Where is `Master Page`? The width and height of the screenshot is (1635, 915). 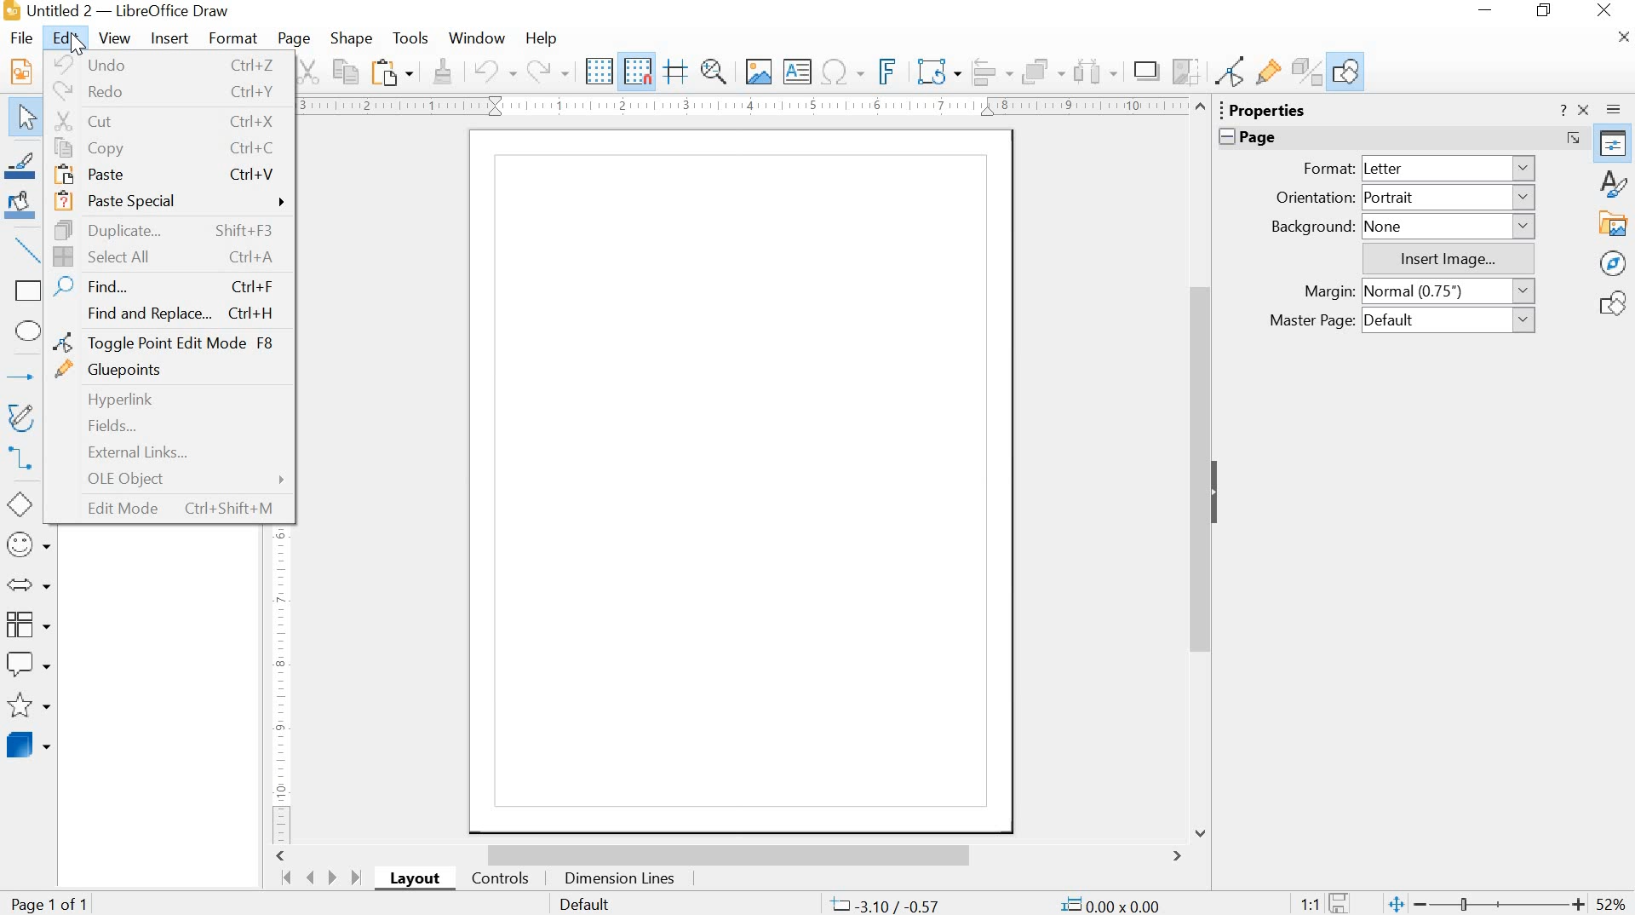
Master Page is located at coordinates (1316, 321).